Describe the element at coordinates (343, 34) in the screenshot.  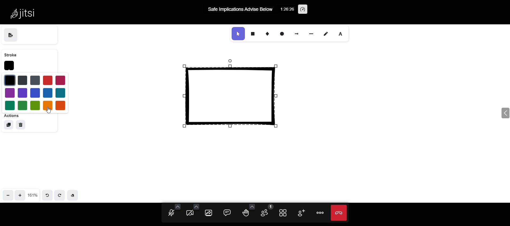
I see `font` at that location.